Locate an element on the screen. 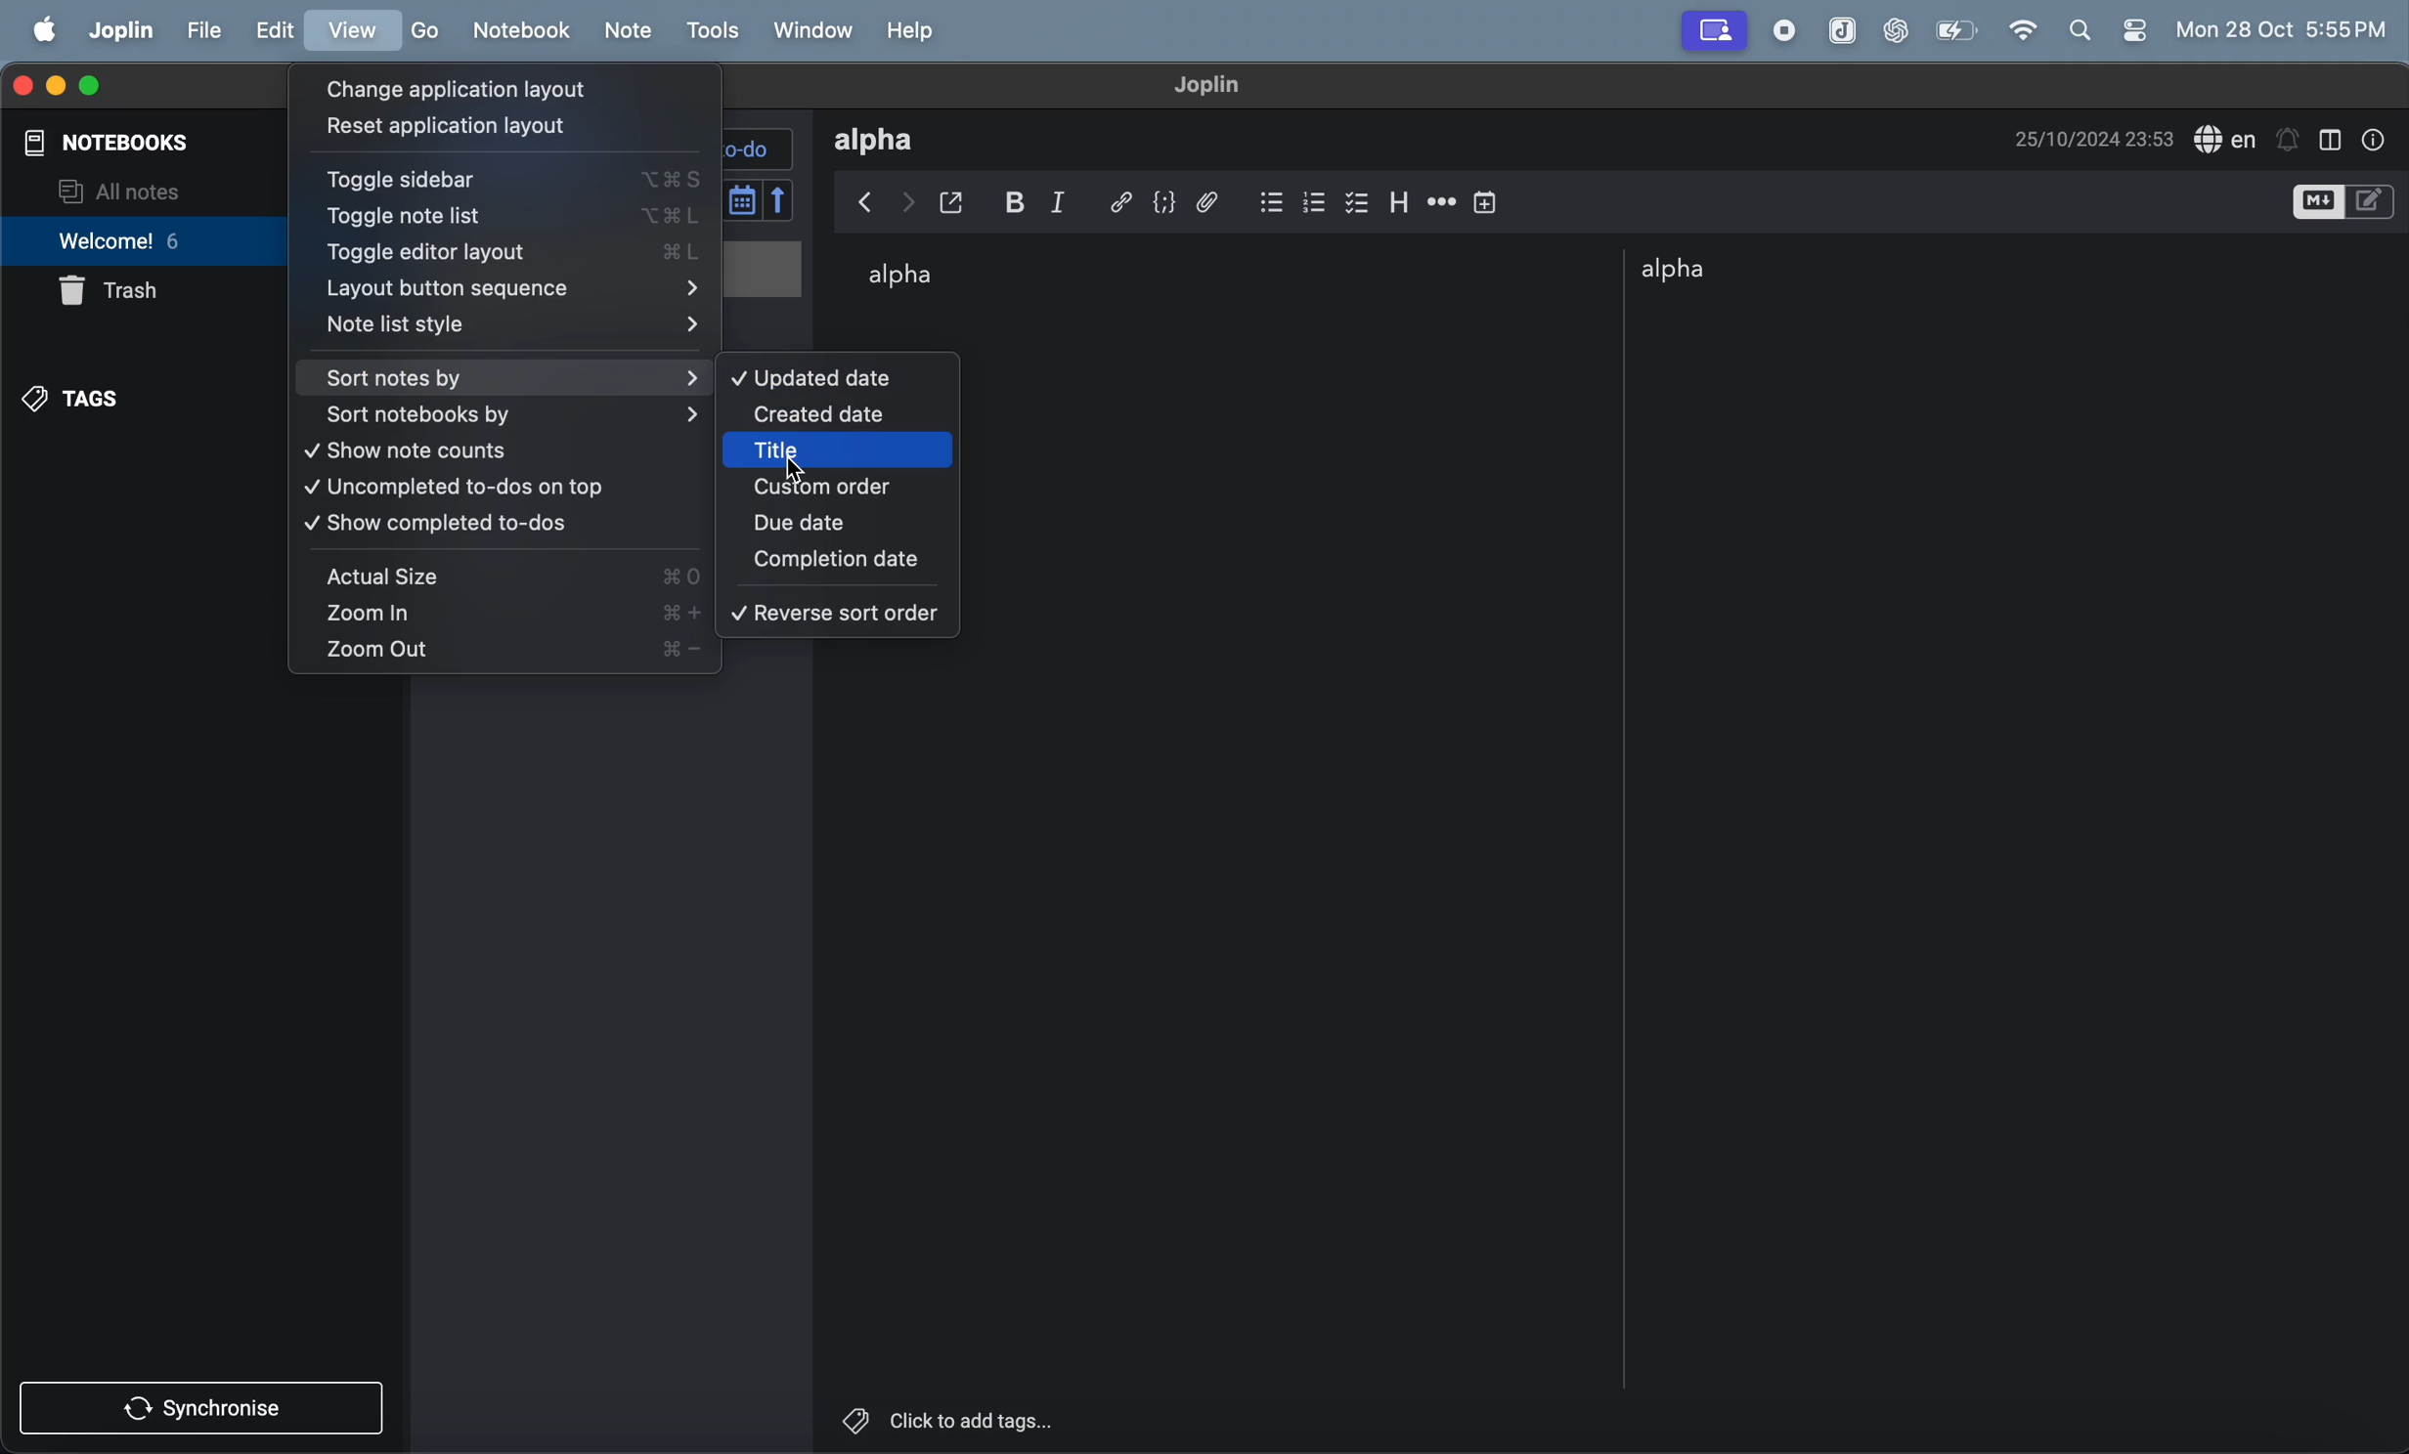 This screenshot has width=2409, height=1454. note is located at coordinates (629, 32).